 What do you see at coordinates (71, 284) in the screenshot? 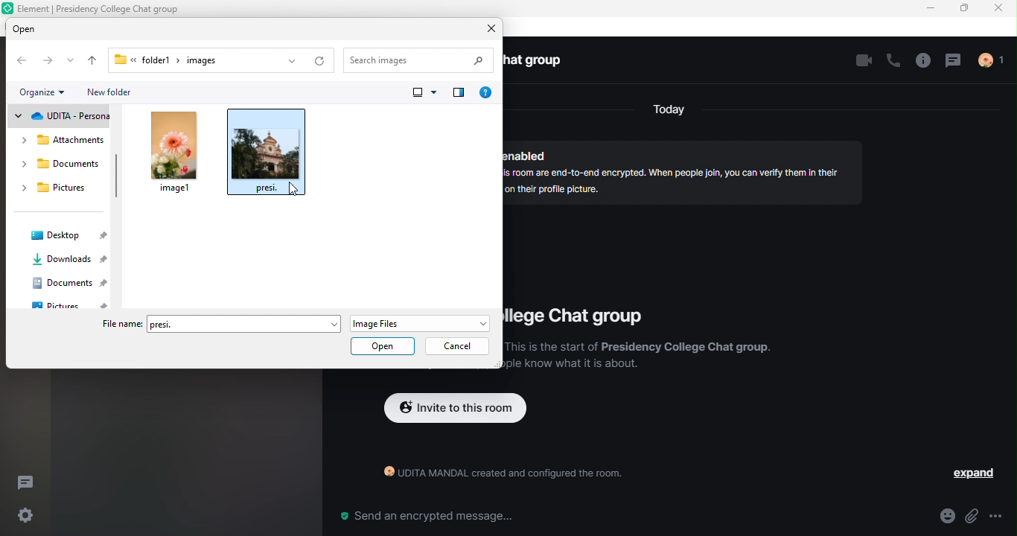
I see `documents` at bounding box center [71, 284].